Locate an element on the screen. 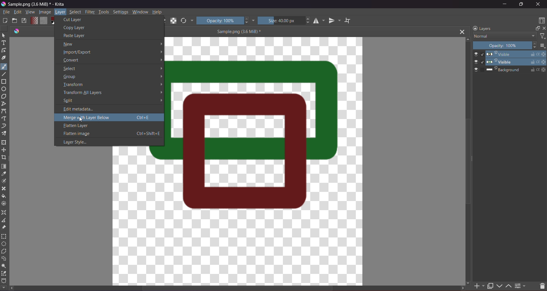 The height and width of the screenshot is (291, 547). Tools is located at coordinates (104, 12).